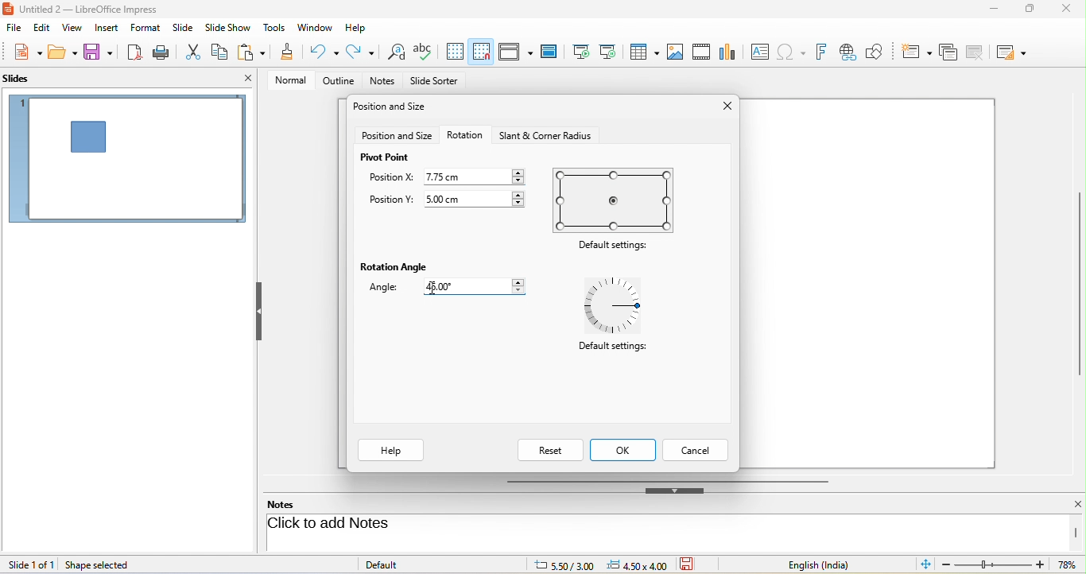 Image resolution: width=1086 pixels, height=574 pixels. Describe the element at coordinates (148, 29) in the screenshot. I see `format` at that location.